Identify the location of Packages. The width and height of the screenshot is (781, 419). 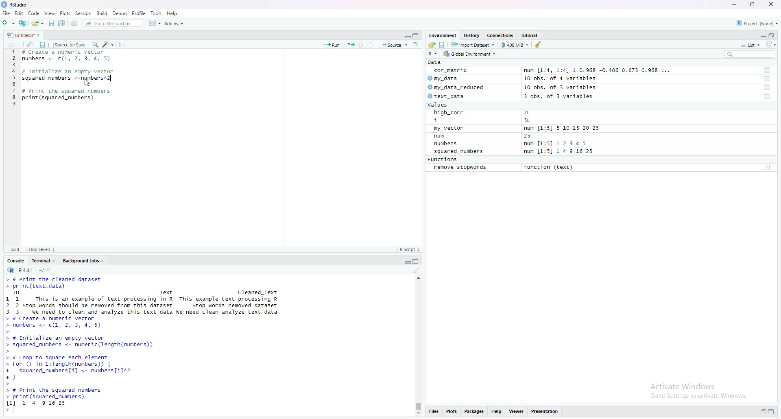
(475, 412).